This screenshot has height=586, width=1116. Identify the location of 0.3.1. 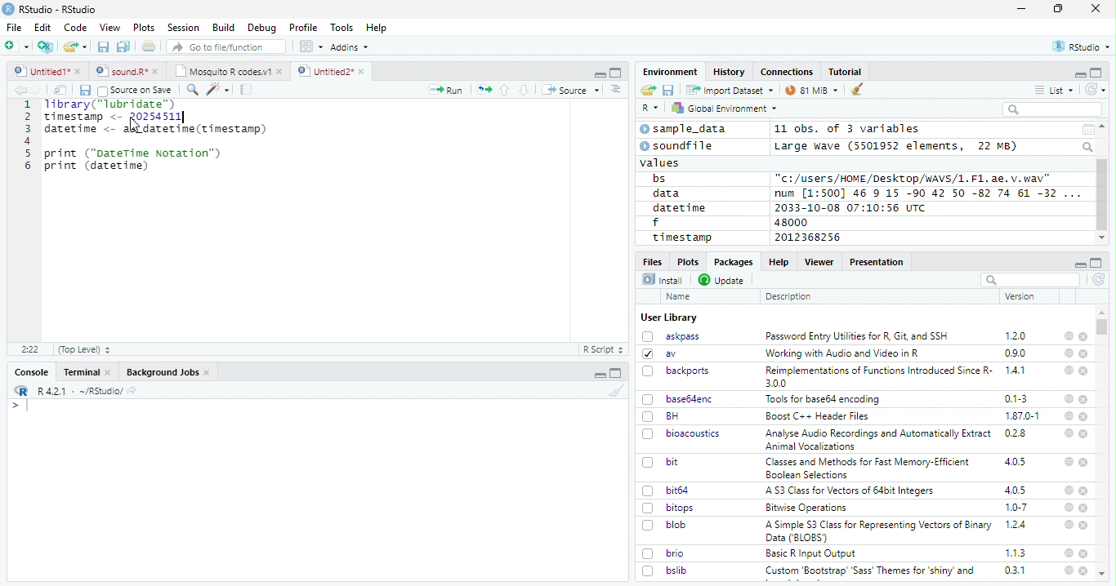
(1015, 570).